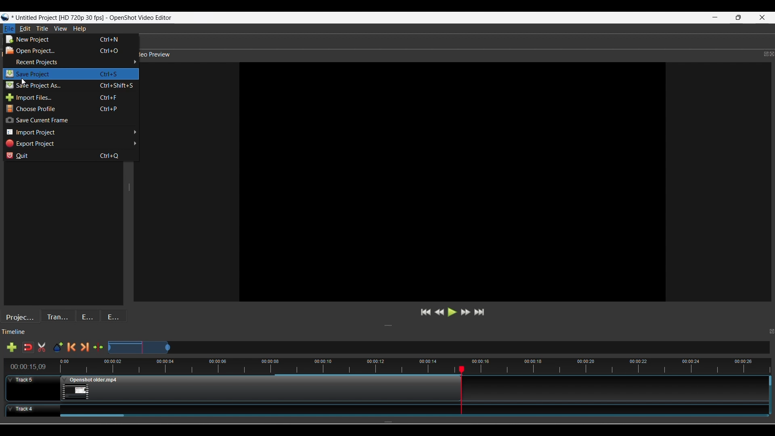  What do you see at coordinates (426, 312) in the screenshot?
I see `Jump to start` at bounding box center [426, 312].